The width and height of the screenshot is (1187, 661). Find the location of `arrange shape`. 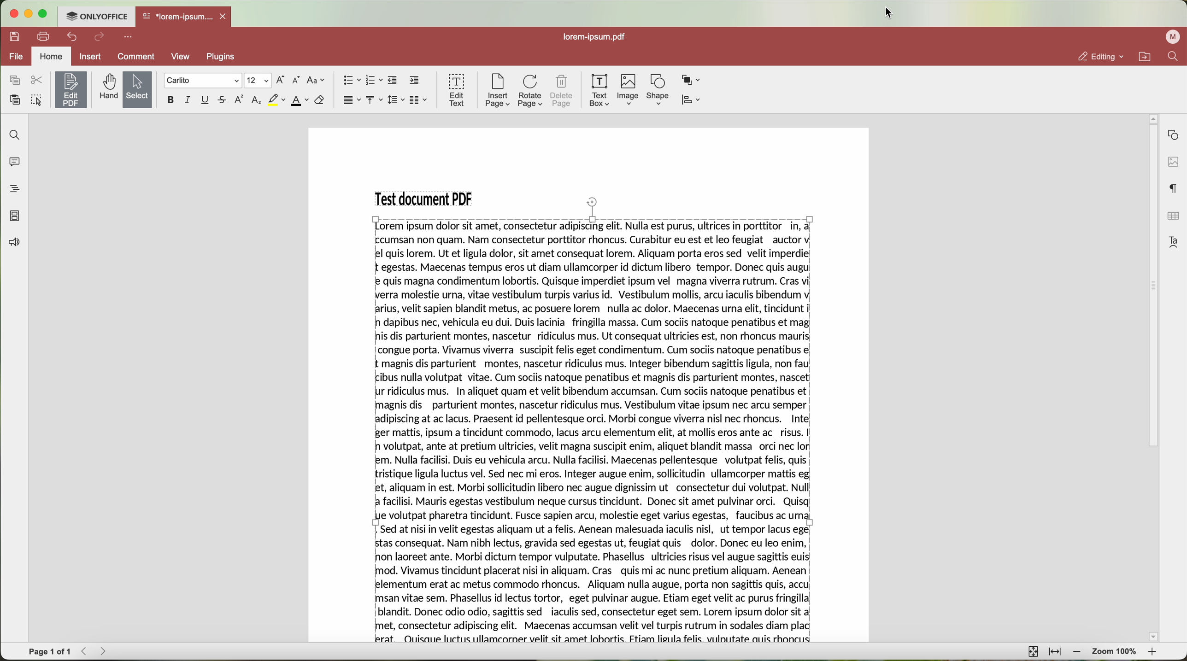

arrange shape is located at coordinates (690, 79).